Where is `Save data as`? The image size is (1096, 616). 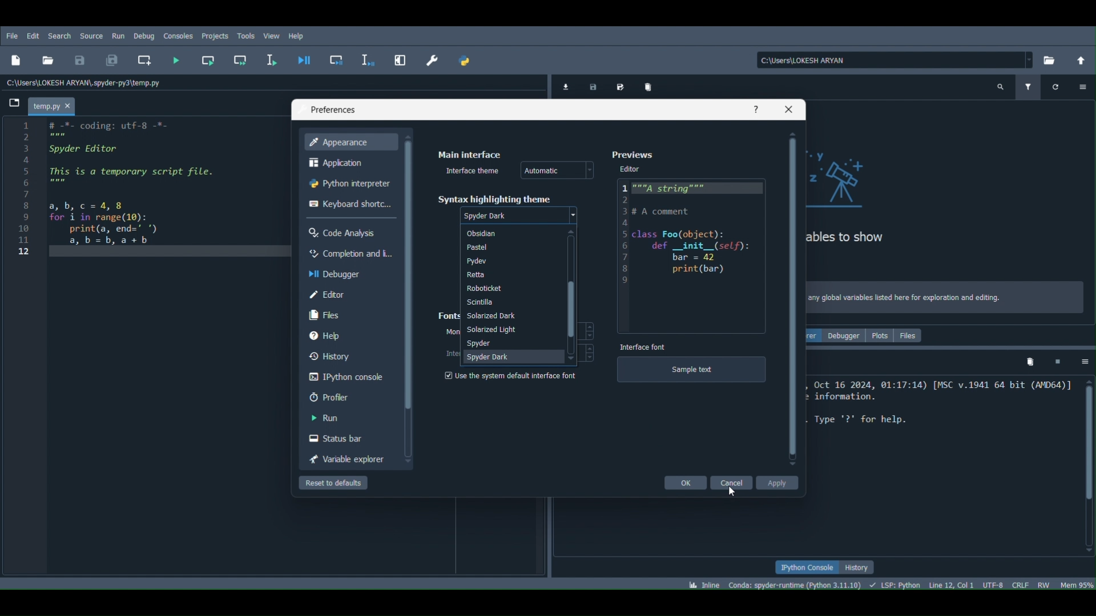
Save data as is located at coordinates (620, 86).